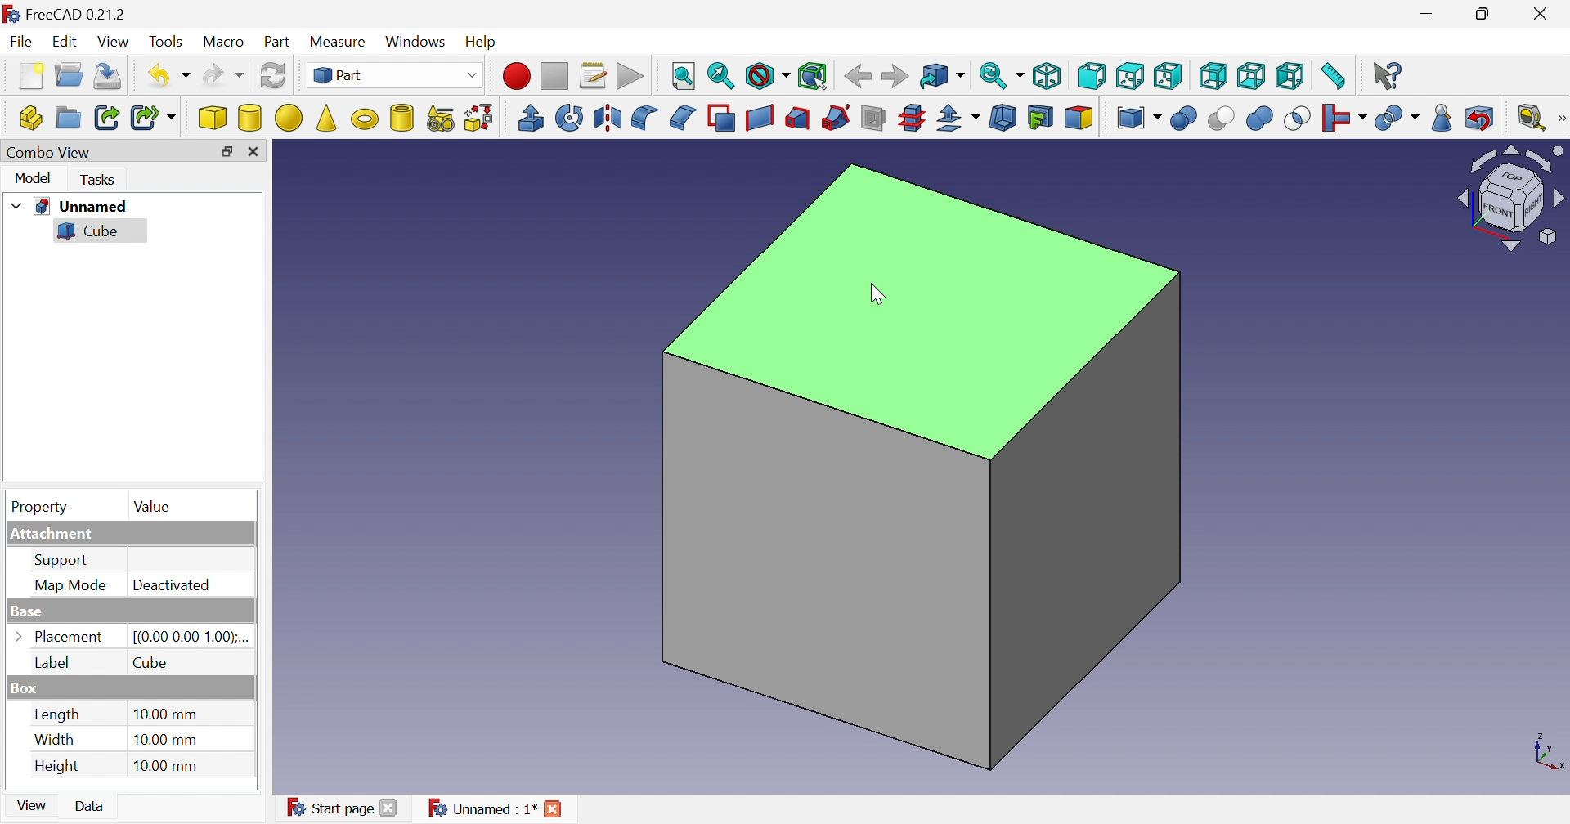  I want to click on Isometric, so click(1046, 75).